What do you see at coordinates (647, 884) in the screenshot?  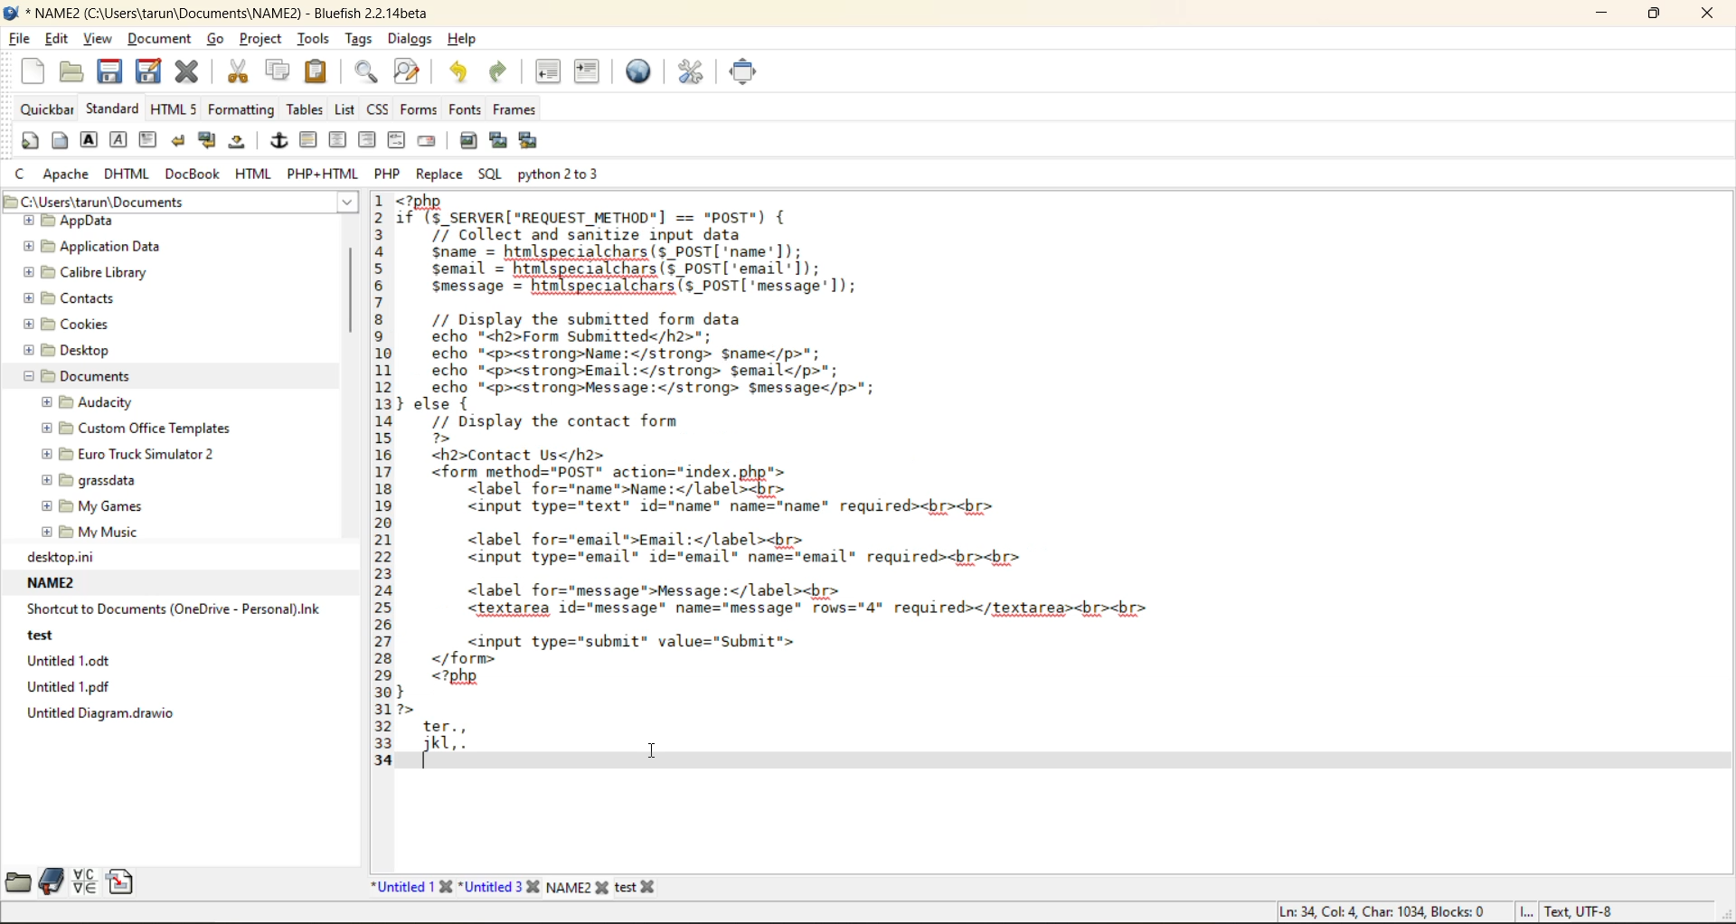 I see `test` at bounding box center [647, 884].